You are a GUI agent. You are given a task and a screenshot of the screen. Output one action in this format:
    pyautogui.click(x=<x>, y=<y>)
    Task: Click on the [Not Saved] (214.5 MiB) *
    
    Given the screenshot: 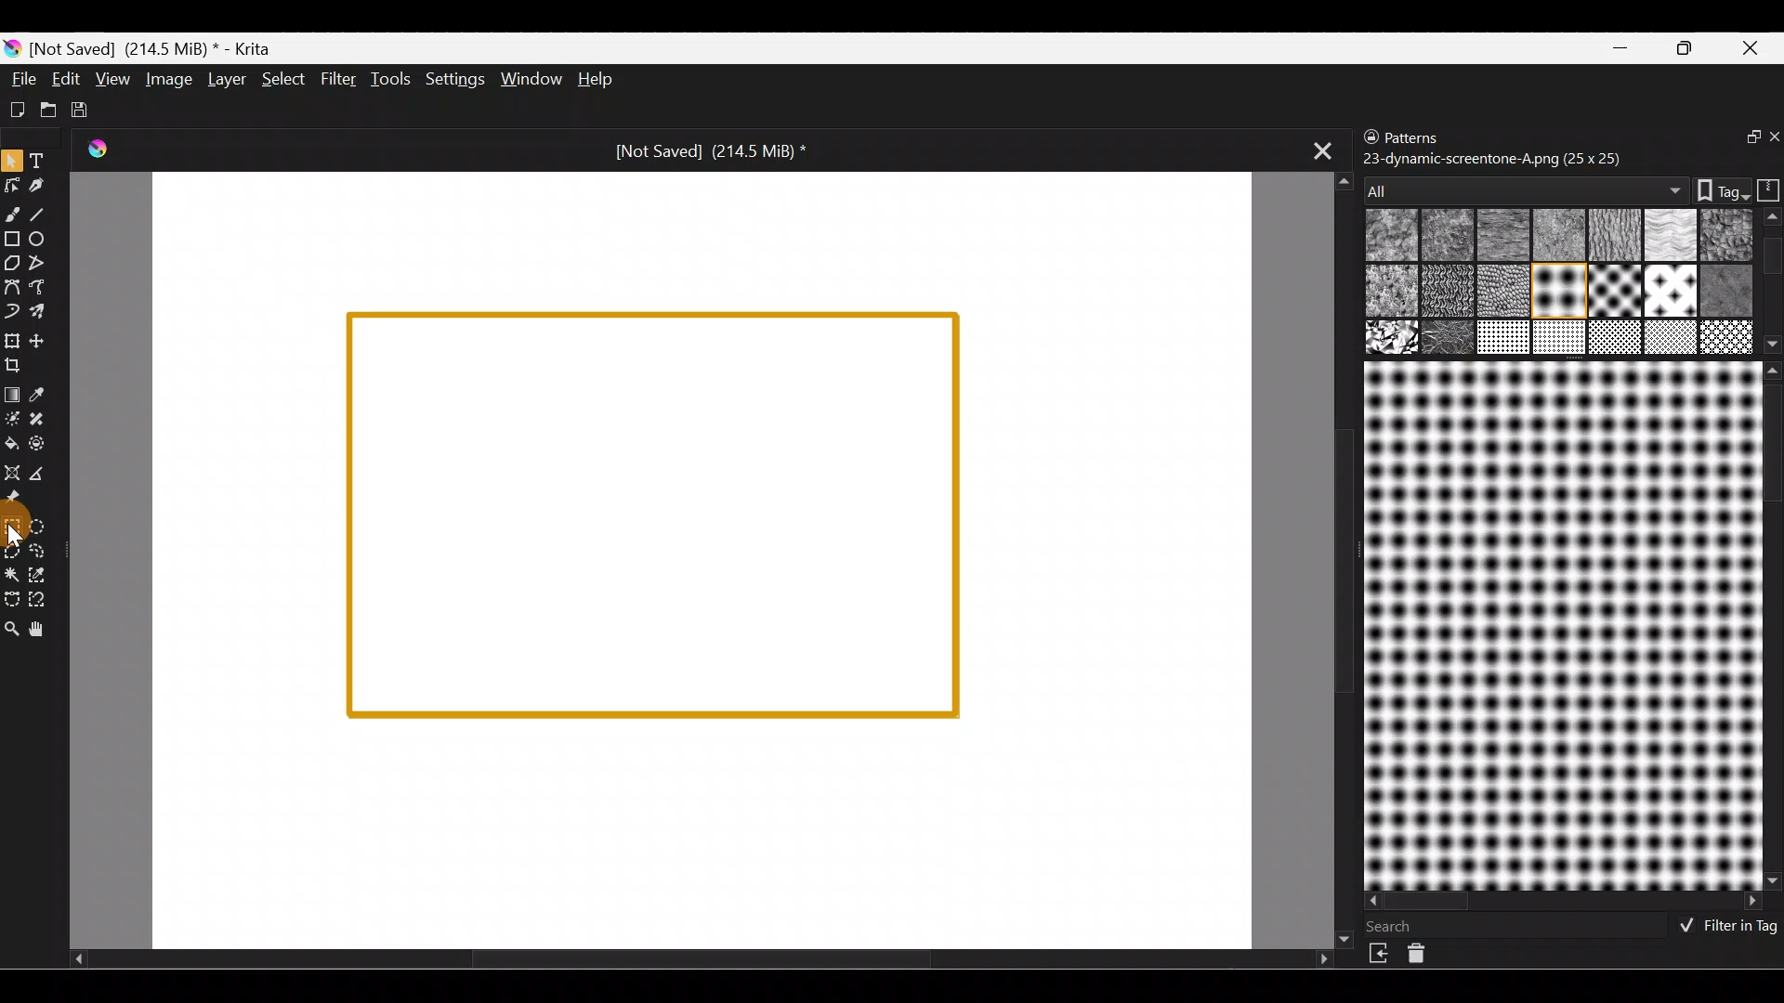 What is the action you would take?
    pyautogui.click(x=710, y=152)
    